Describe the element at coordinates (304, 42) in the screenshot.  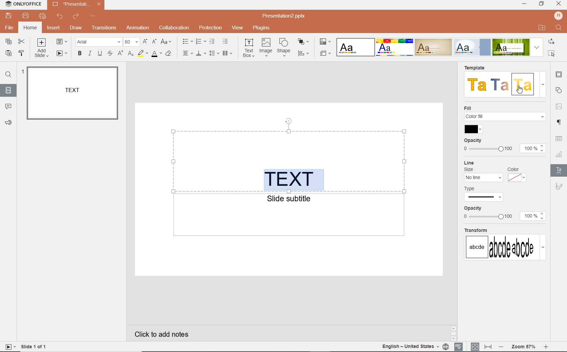
I see `ARRANGE SHAPE` at that location.